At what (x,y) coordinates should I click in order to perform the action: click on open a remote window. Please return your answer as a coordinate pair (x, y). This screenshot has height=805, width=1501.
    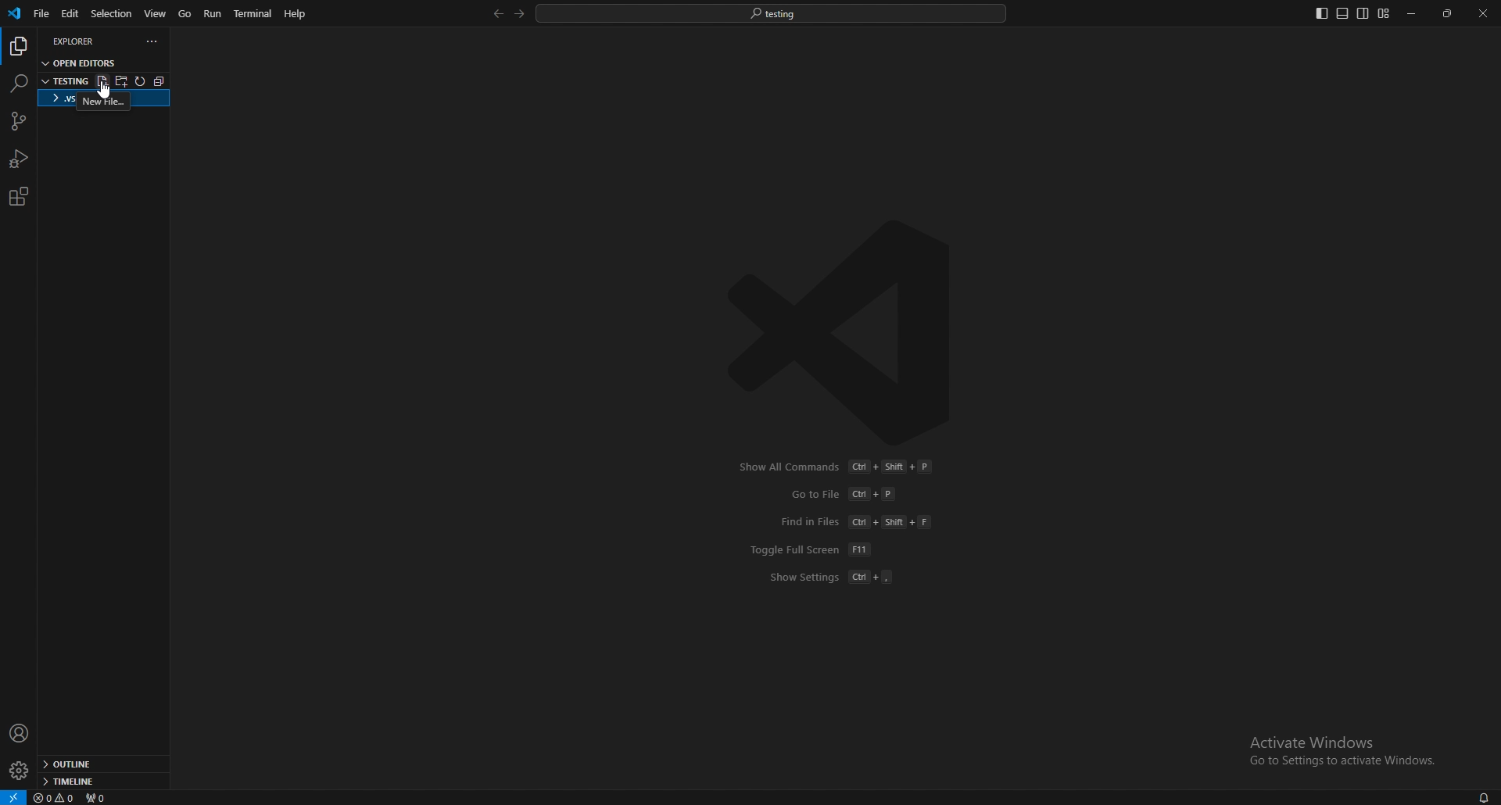
    Looking at the image, I should click on (13, 796).